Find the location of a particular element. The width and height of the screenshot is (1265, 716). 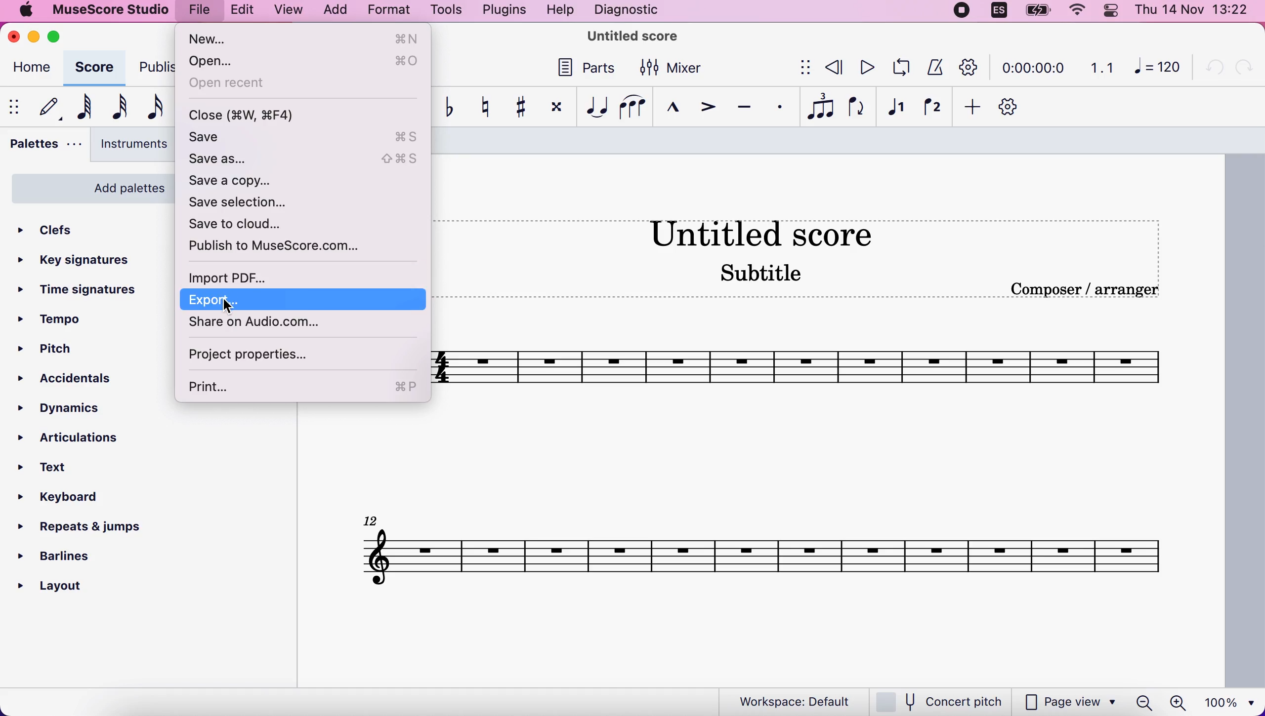

save to cloud is located at coordinates (252, 225).